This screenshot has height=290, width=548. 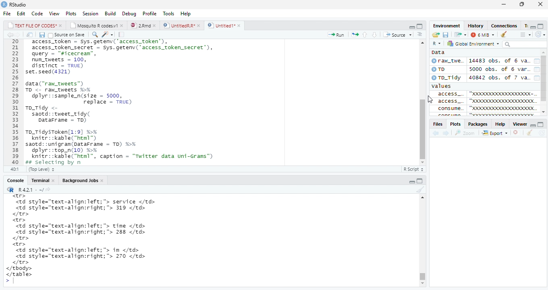 I want to click on File, so click(x=7, y=12).